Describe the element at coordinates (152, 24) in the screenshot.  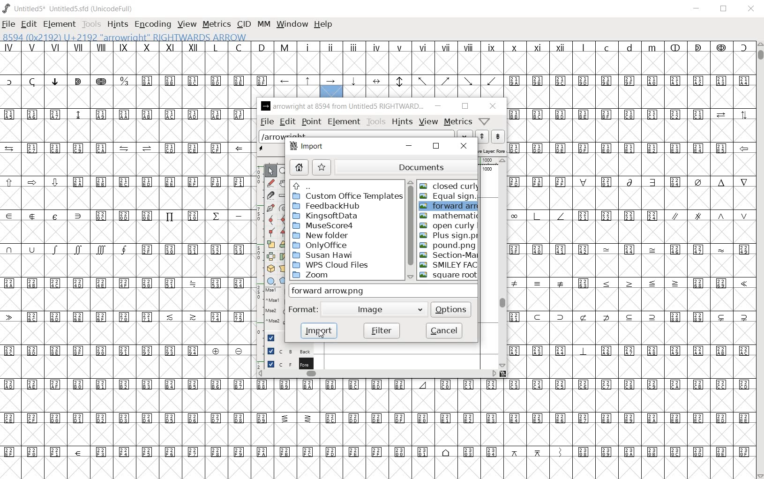
I see `ENCODING` at that location.